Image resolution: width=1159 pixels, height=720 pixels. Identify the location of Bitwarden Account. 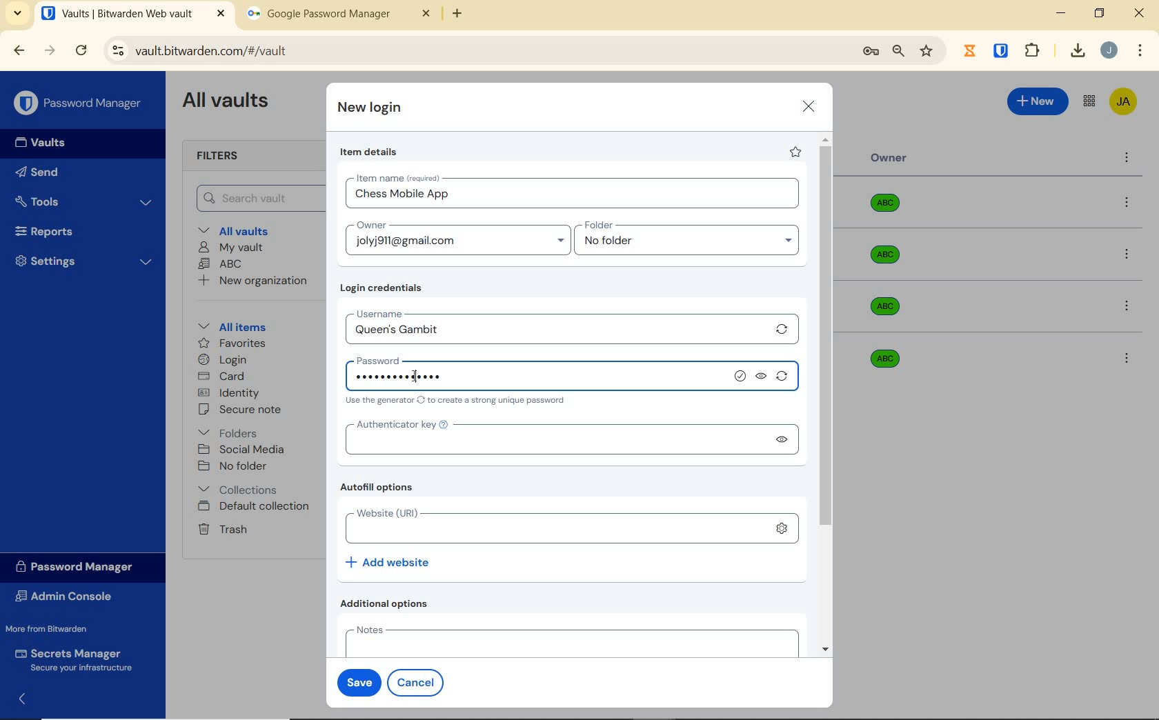
(1123, 103).